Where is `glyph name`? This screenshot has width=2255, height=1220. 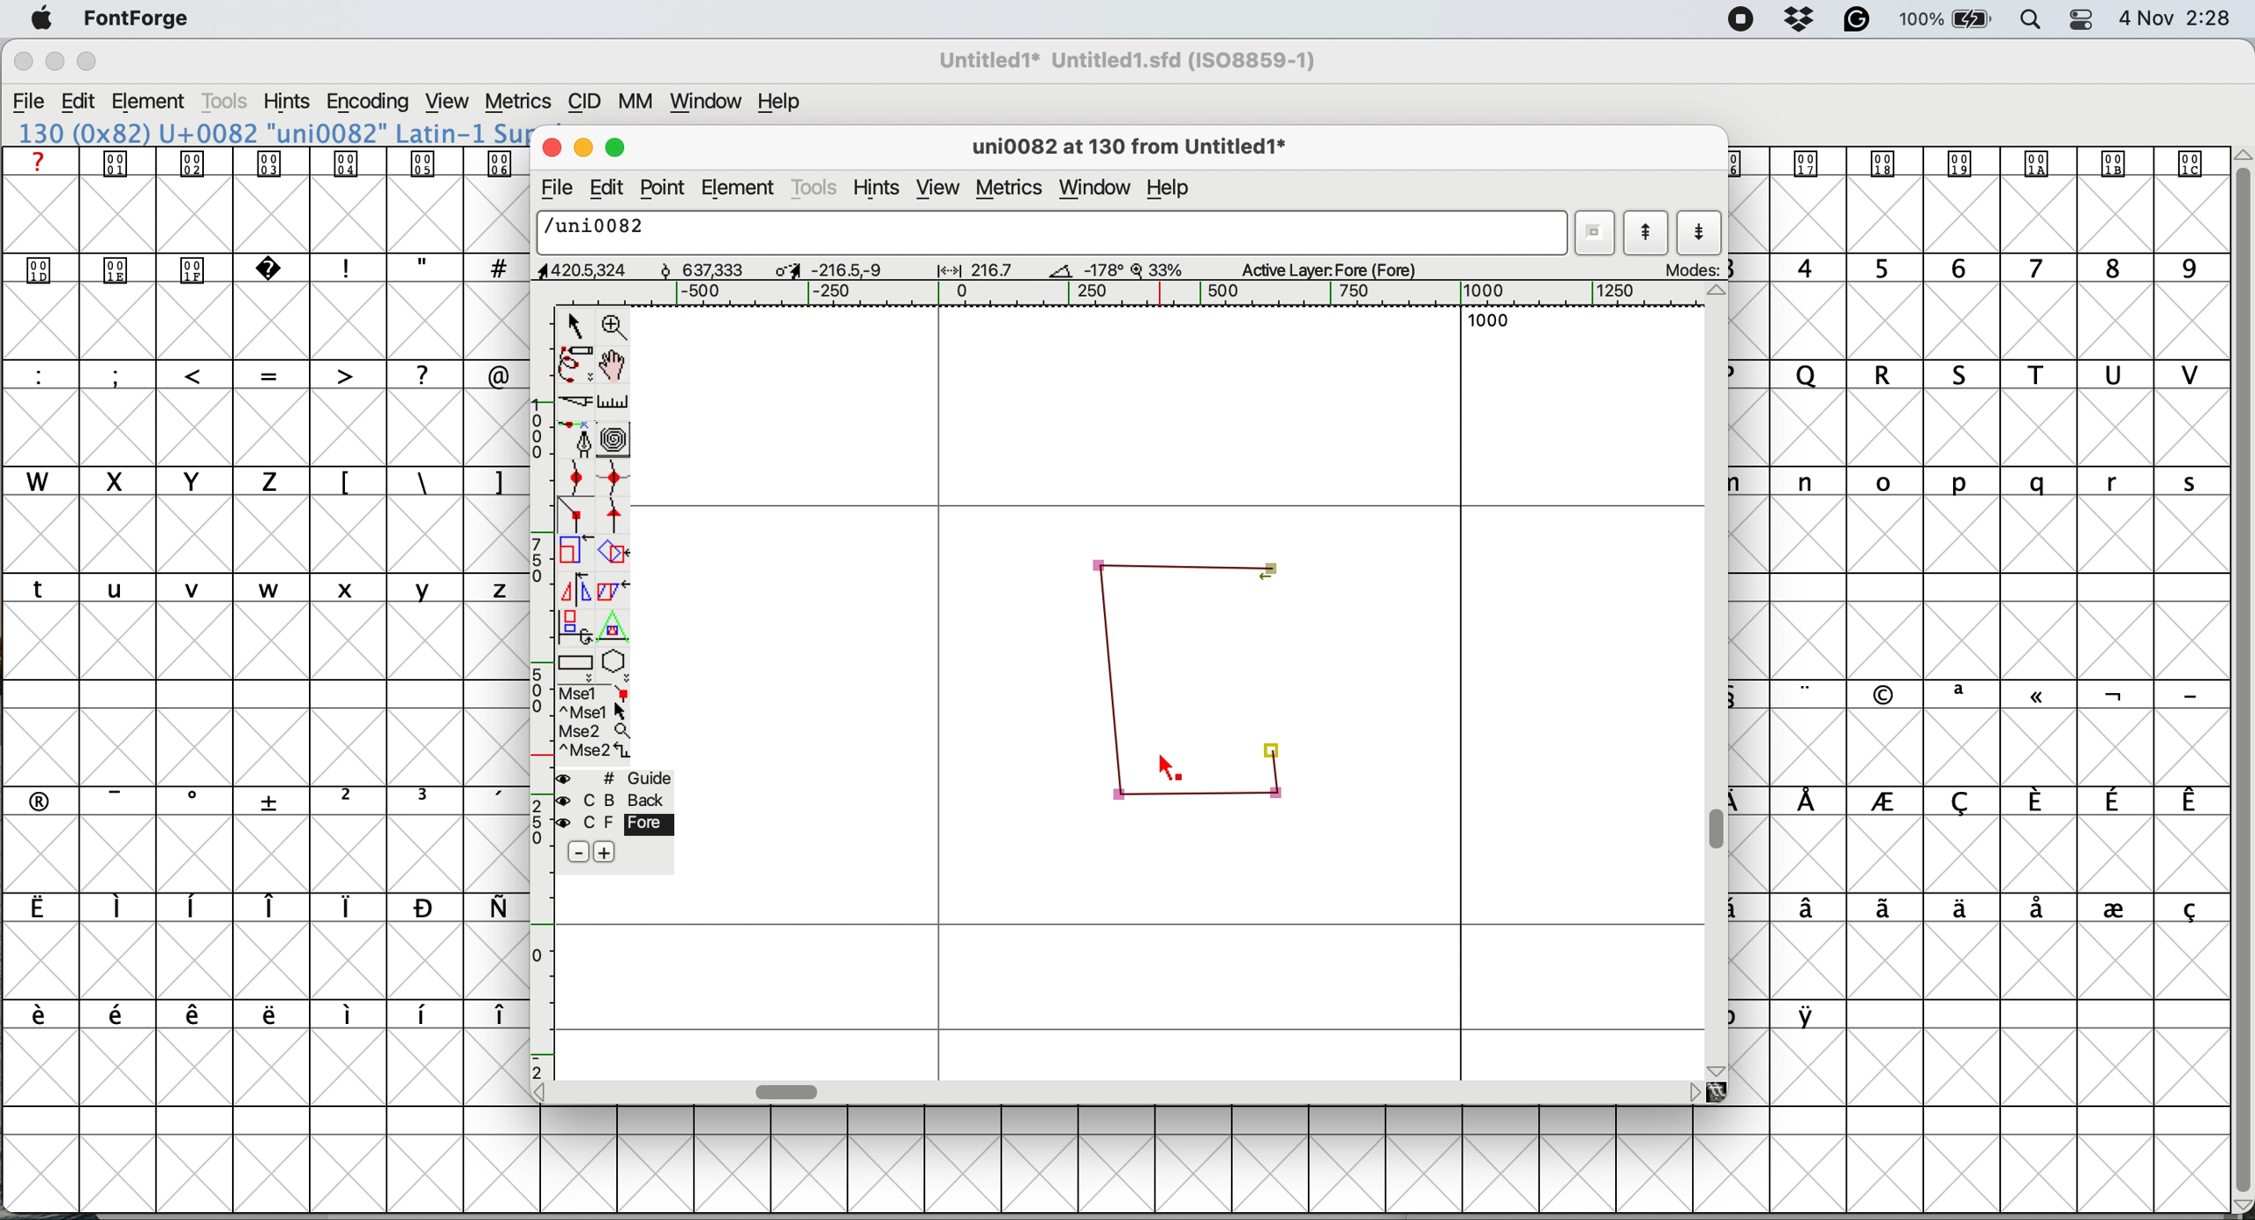
glyph name is located at coordinates (1126, 149).